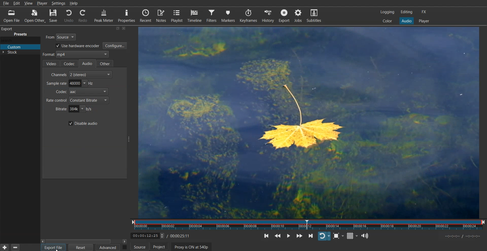 The height and width of the screenshot is (251, 487). Describe the element at coordinates (162, 235) in the screenshot. I see `Time` at that location.